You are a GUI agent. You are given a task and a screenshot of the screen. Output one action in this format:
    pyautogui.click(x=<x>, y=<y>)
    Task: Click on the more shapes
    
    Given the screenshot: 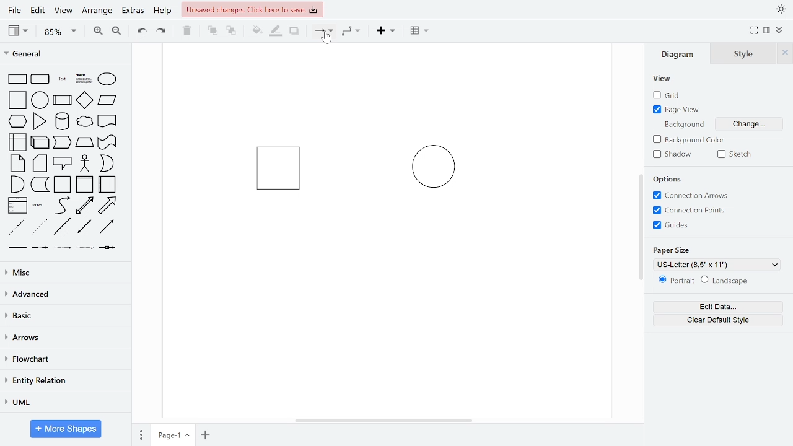 What is the action you would take?
    pyautogui.click(x=66, y=430)
    